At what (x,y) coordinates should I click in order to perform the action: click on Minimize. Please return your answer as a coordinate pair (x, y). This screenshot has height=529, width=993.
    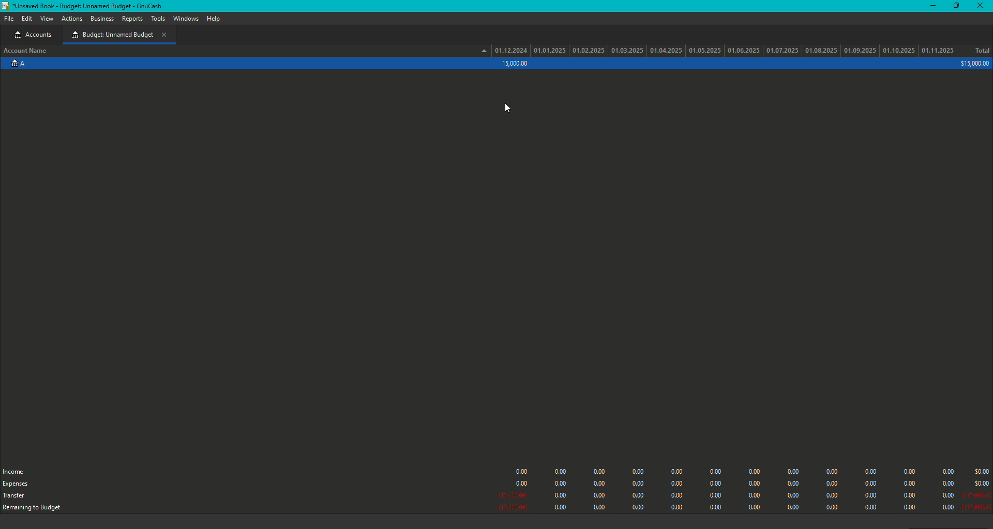
    Looking at the image, I should click on (930, 5).